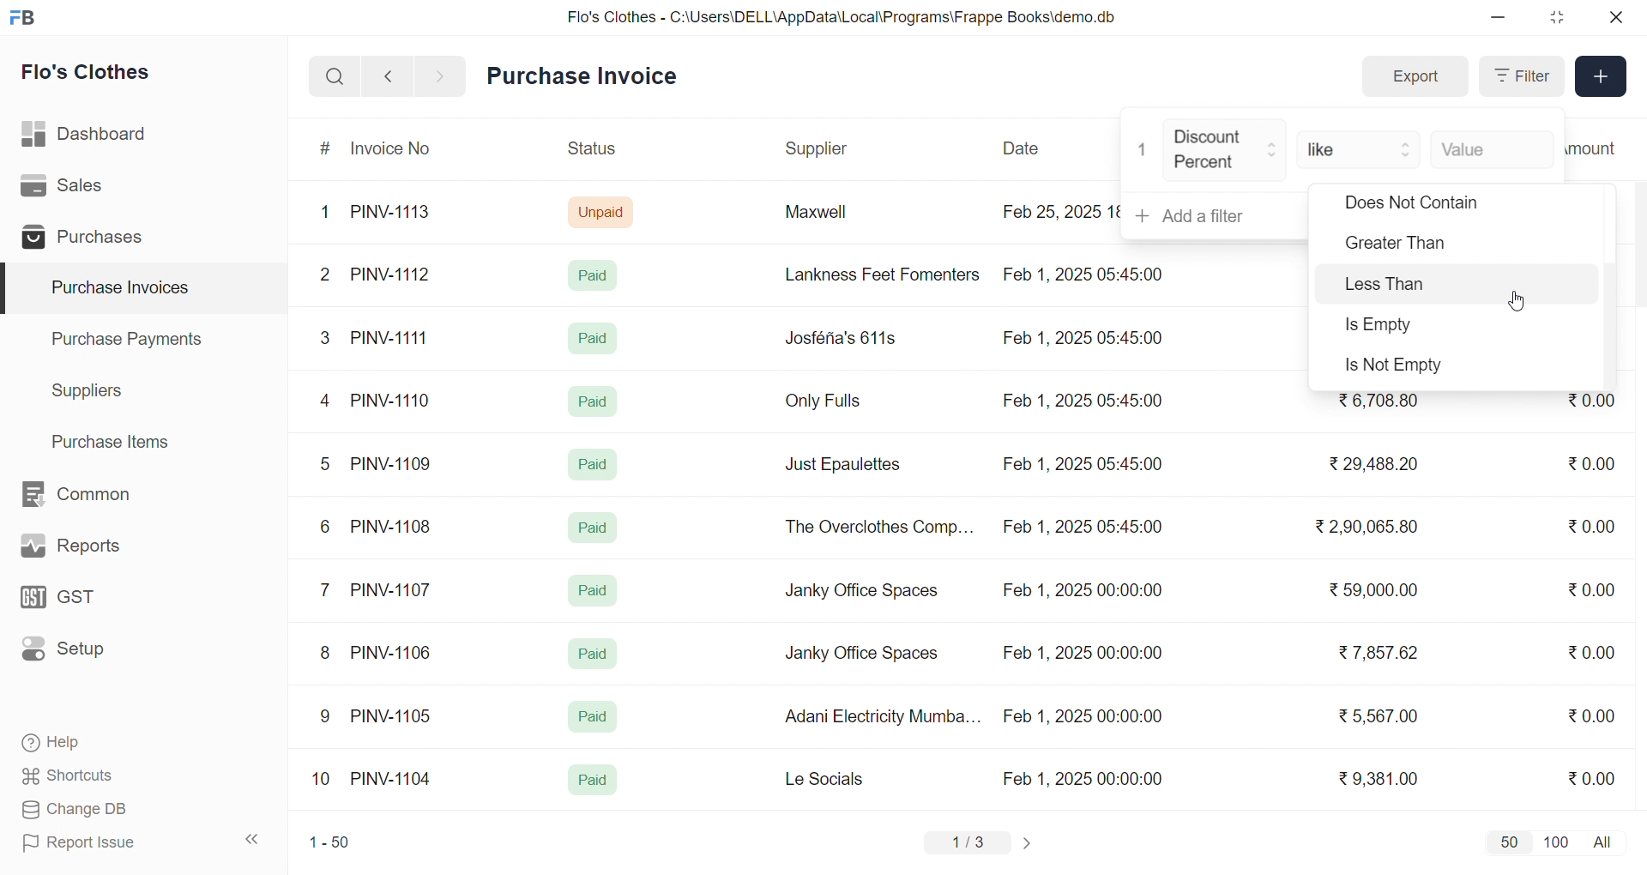 The width and height of the screenshot is (1647, 875). Describe the element at coordinates (1378, 401) in the screenshot. I see `₹6,708.80` at that location.